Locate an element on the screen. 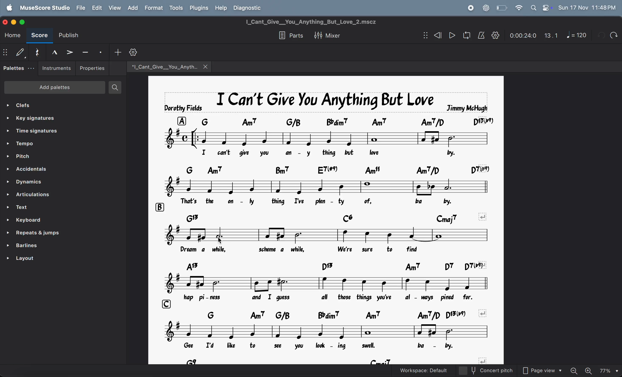 Image resolution: width=622 pixels, height=377 pixels. 0.00.24.0 is located at coordinates (522, 36).